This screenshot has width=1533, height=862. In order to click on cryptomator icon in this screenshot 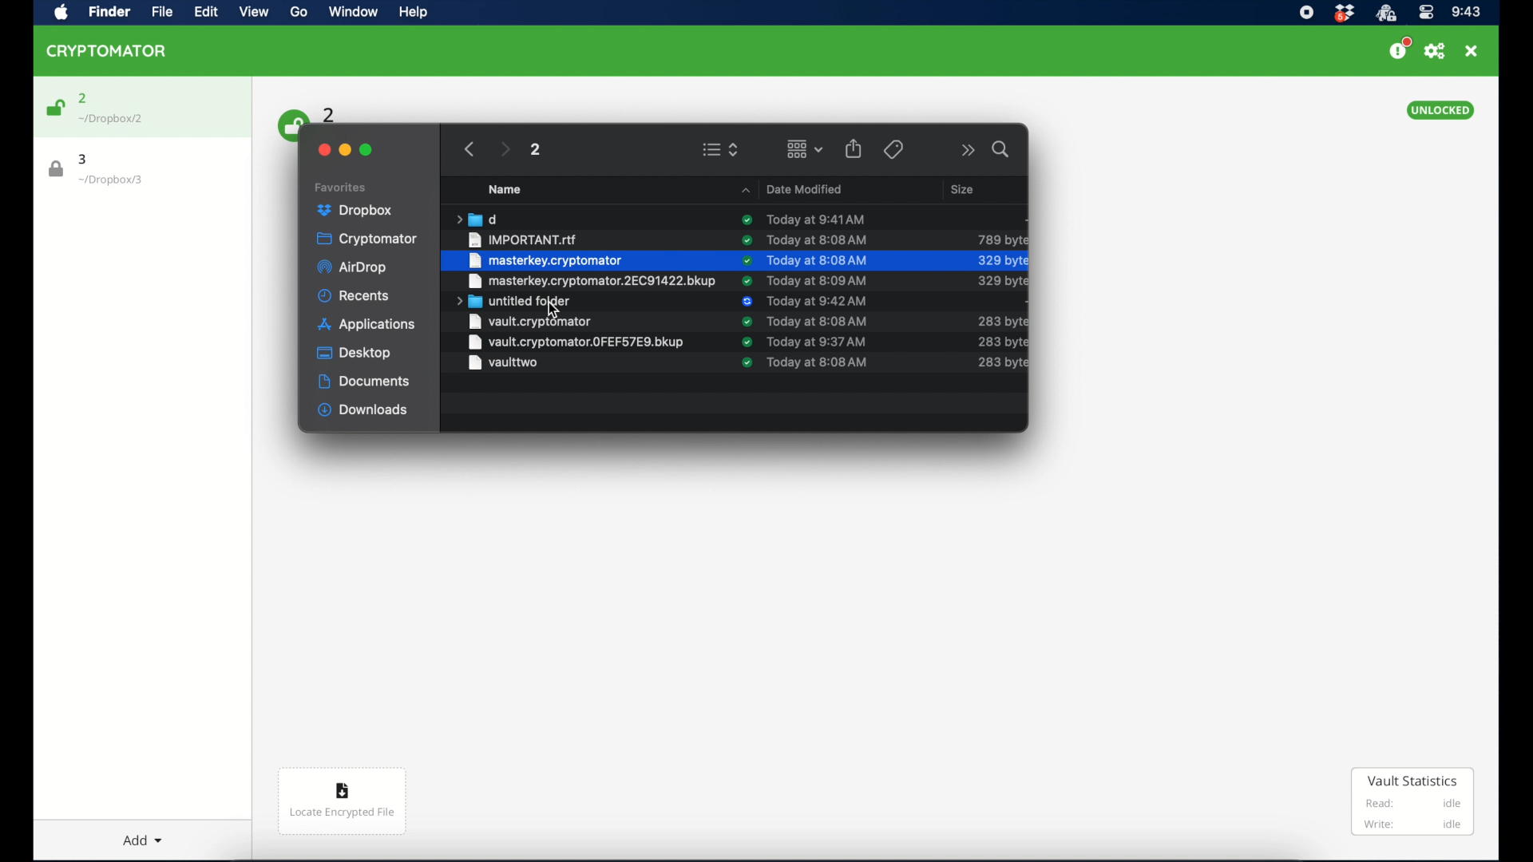, I will do `click(1385, 14)`.